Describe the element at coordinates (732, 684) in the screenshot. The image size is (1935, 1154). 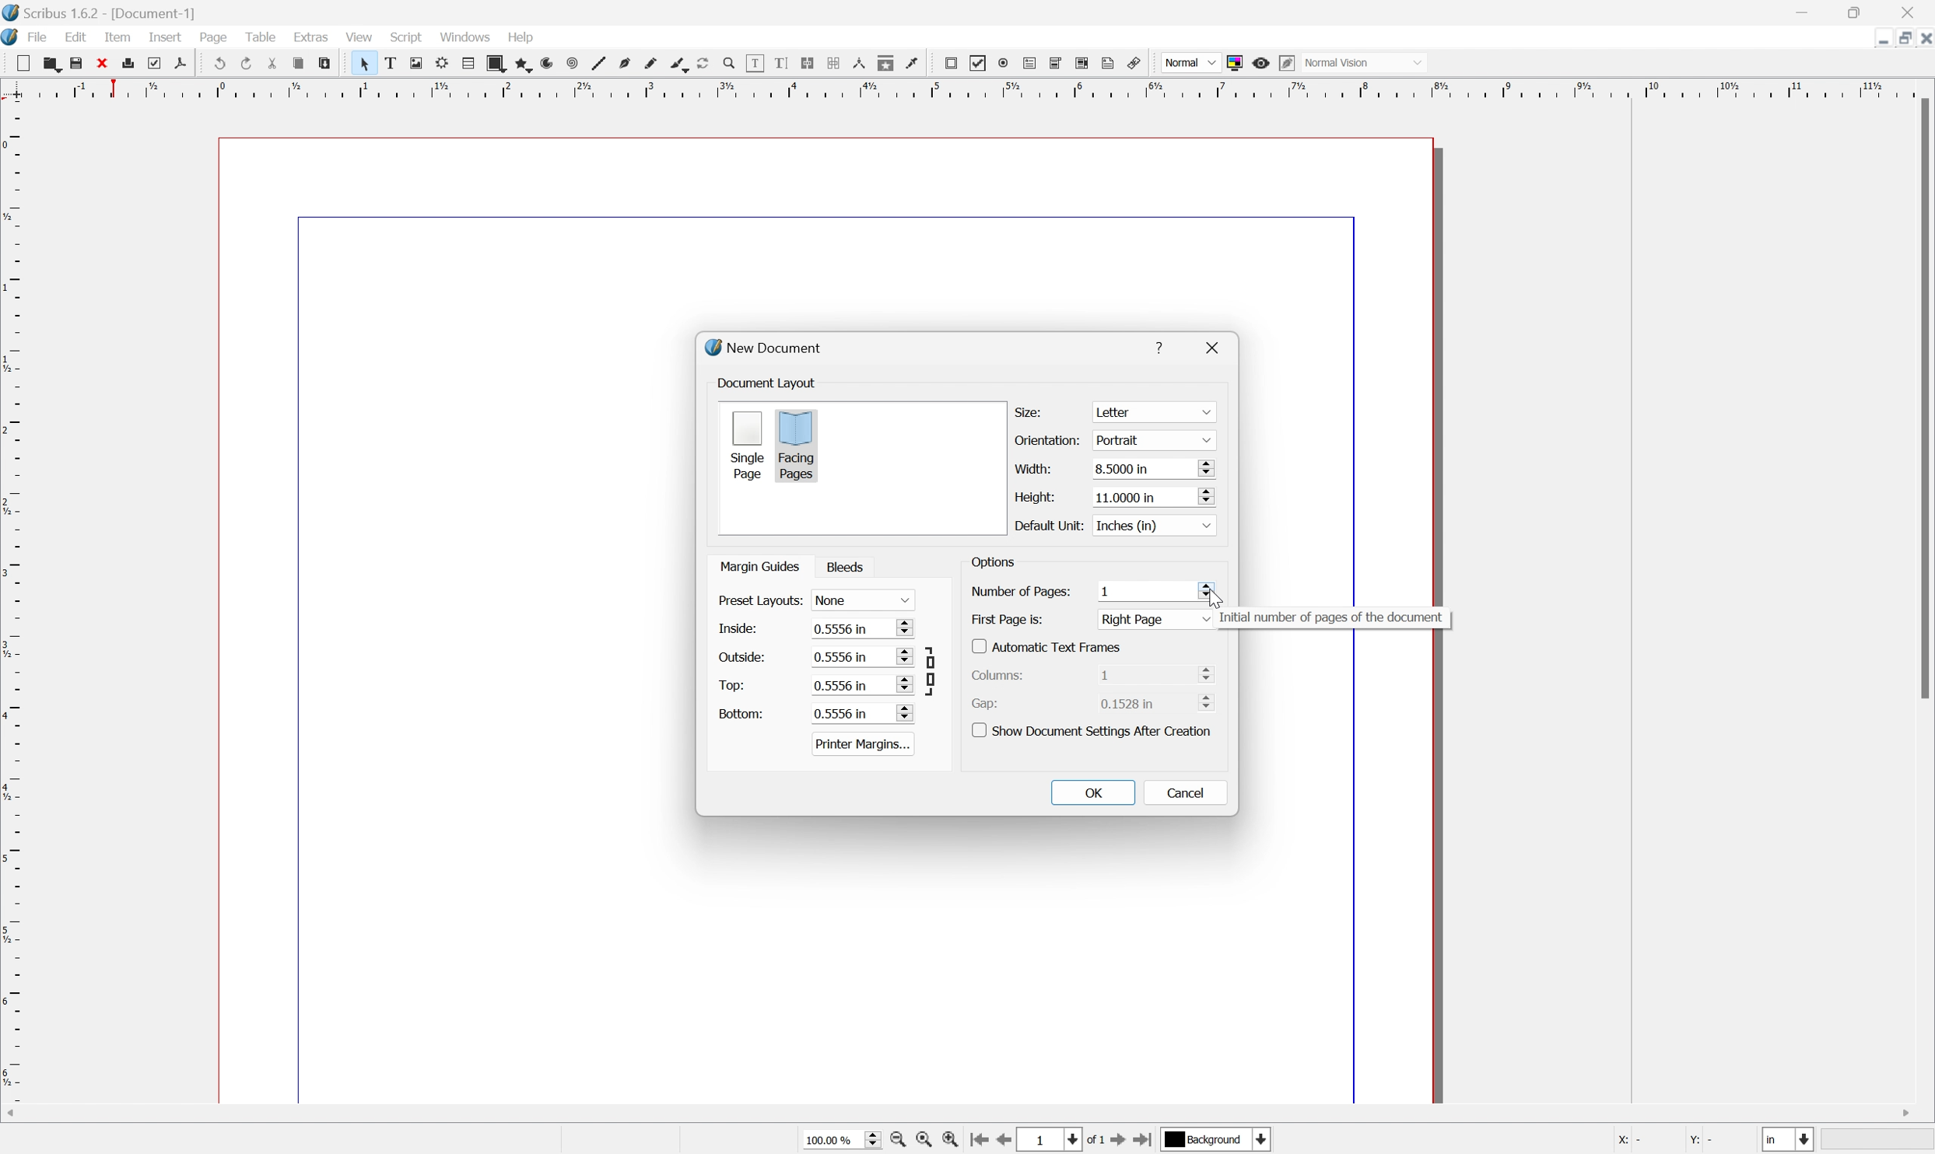
I see `top:` at that location.